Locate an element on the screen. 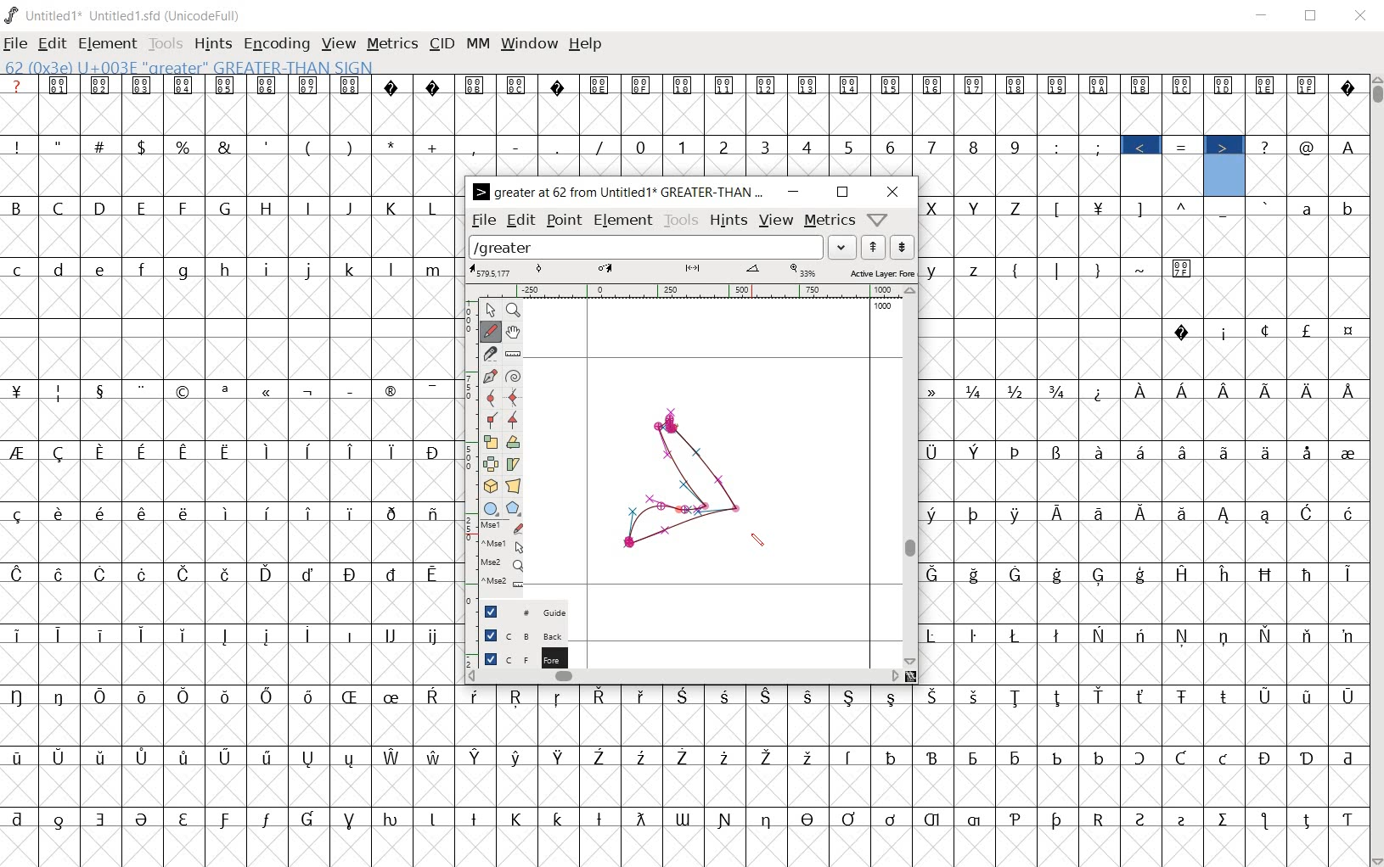 The image size is (1384, 867). change whether spiro is active or not is located at coordinates (514, 375).